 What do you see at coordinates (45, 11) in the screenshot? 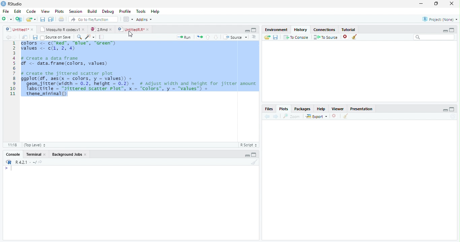
I see `View` at bounding box center [45, 11].